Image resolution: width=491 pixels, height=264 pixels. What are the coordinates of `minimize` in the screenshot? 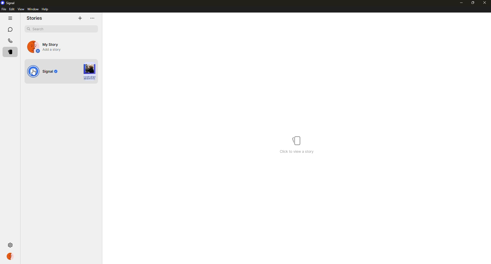 It's located at (459, 3).